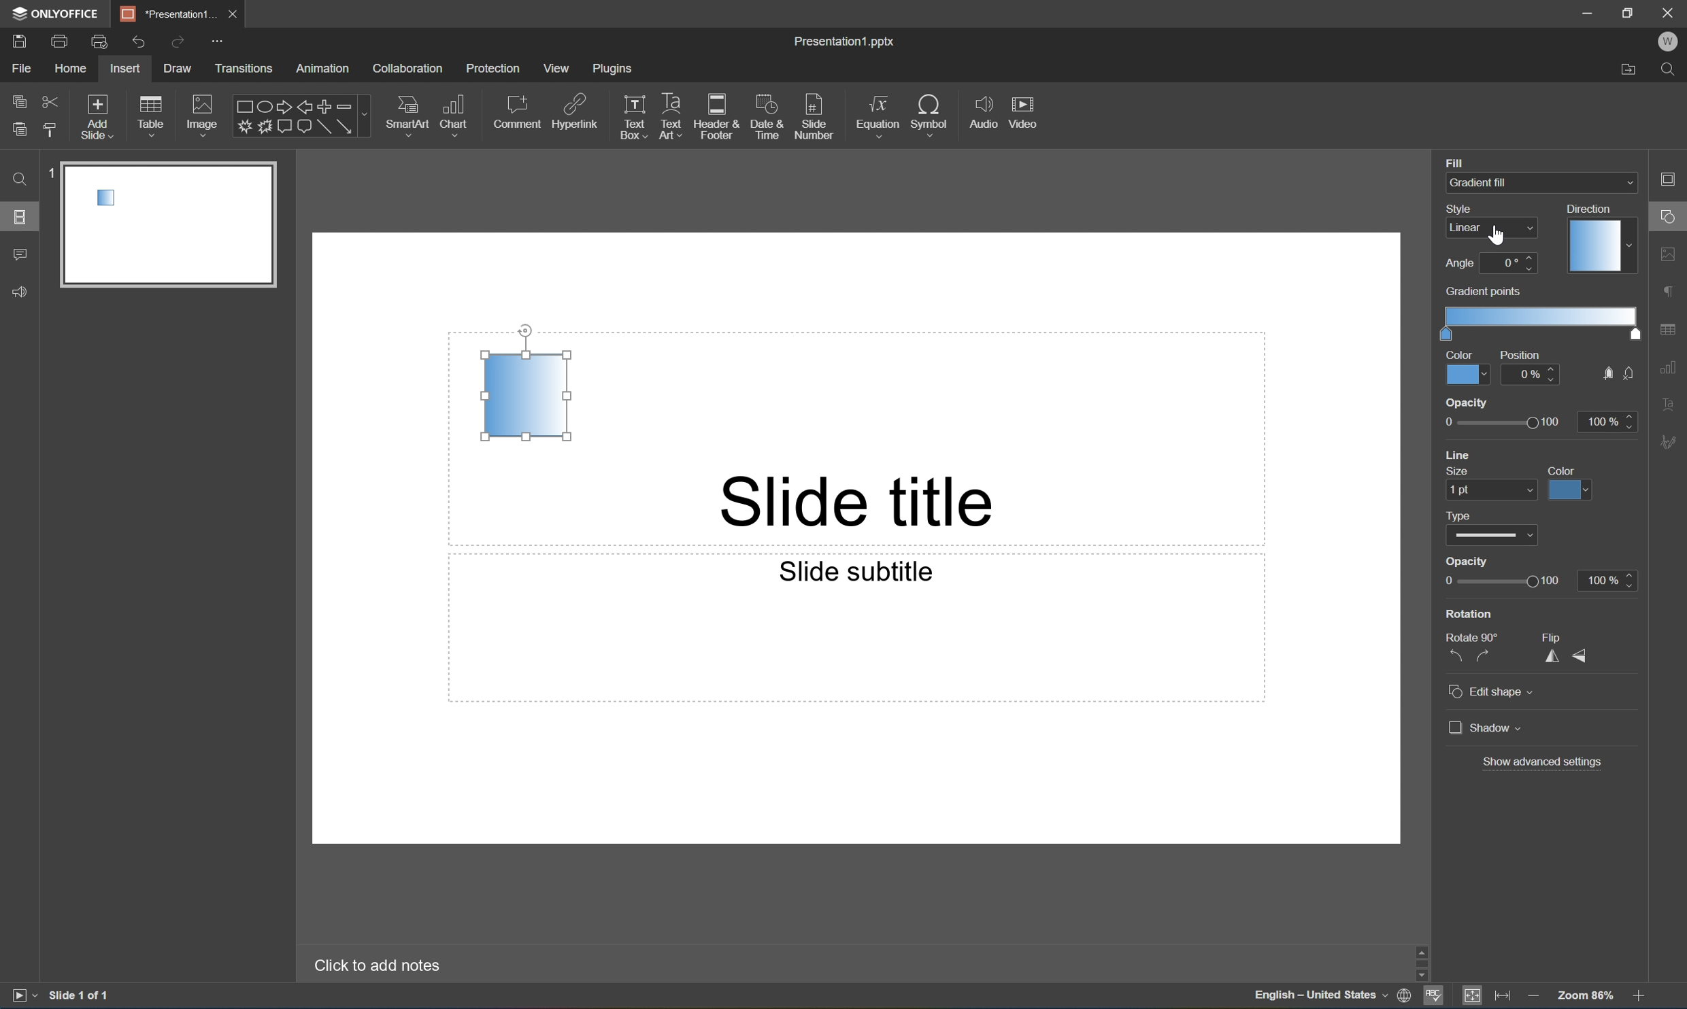  I want to click on Start slideshow, so click(23, 995).